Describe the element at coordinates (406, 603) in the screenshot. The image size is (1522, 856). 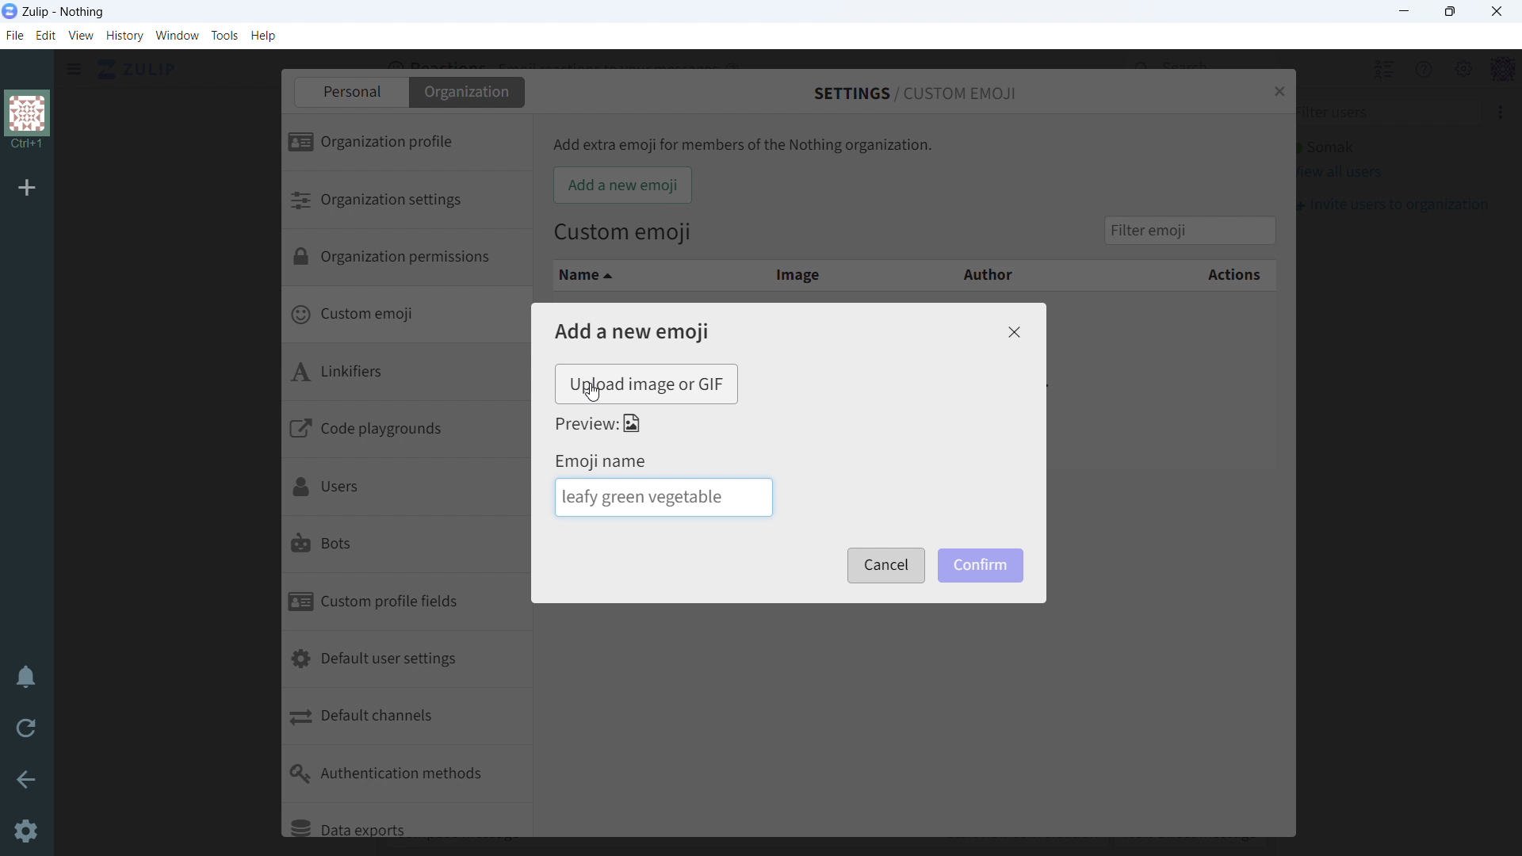
I see `custom profile fields` at that location.